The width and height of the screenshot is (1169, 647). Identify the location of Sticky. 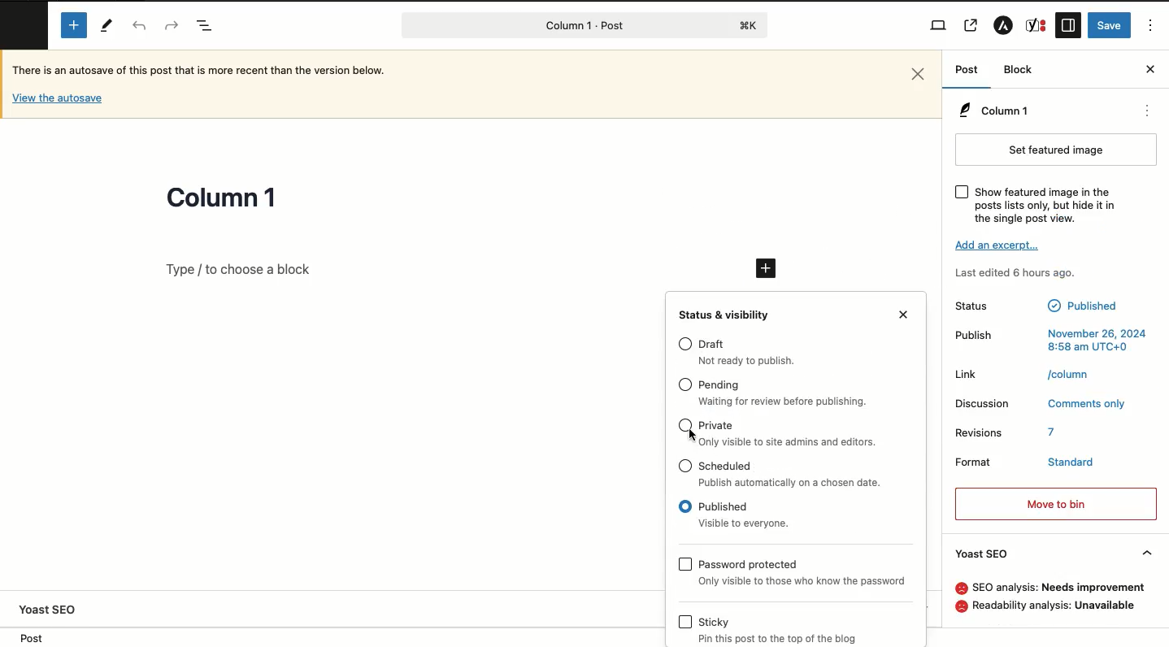
(713, 622).